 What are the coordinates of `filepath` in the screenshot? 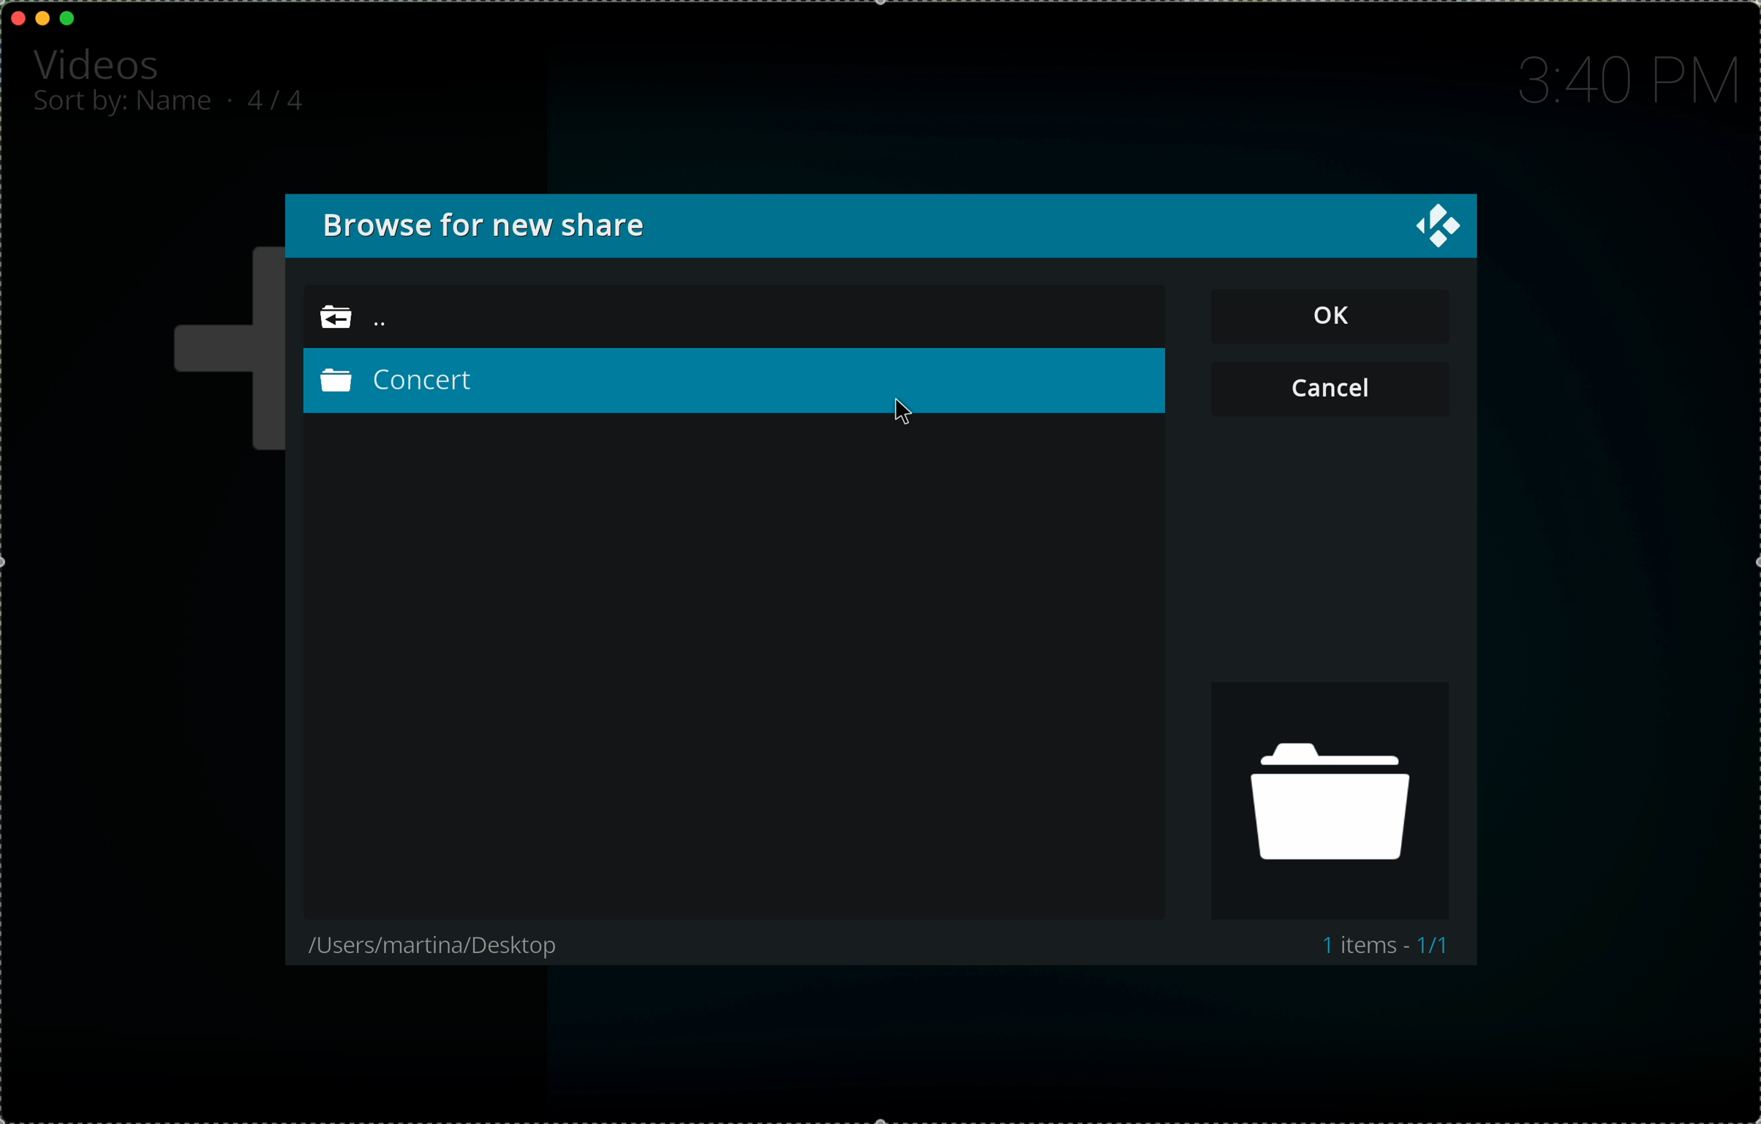 It's located at (425, 946).